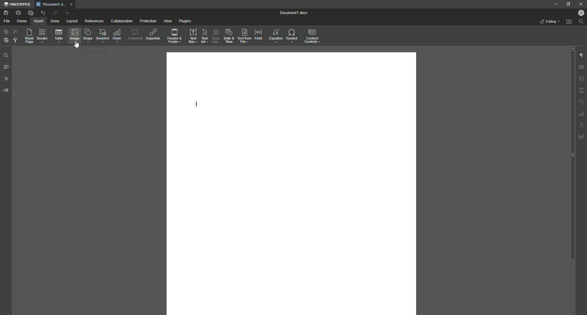 Image resolution: width=587 pixels, height=315 pixels. What do you see at coordinates (190, 36) in the screenshot?
I see `Text Box` at bounding box center [190, 36].